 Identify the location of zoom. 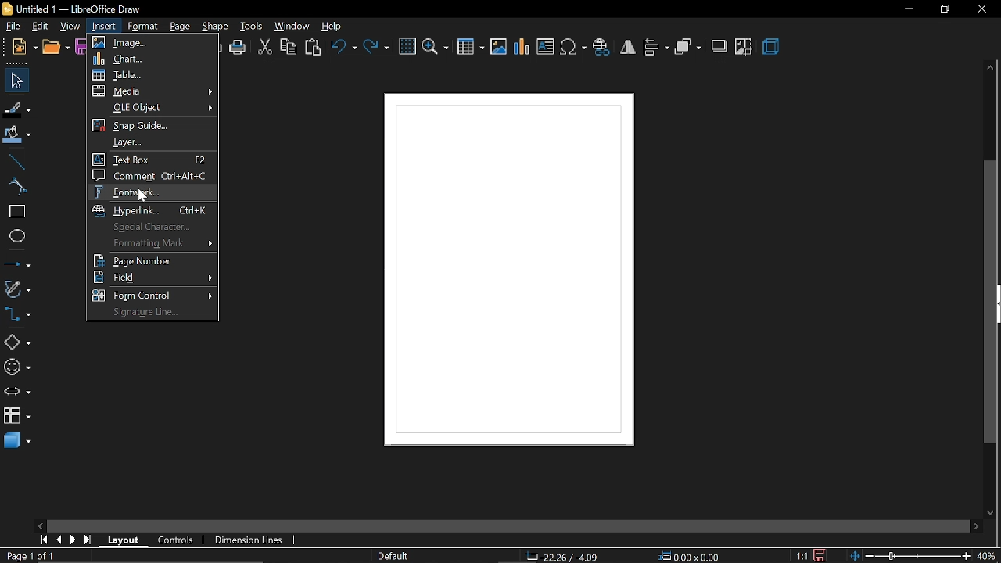
(436, 48).